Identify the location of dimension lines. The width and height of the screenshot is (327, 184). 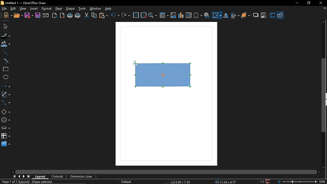
(81, 176).